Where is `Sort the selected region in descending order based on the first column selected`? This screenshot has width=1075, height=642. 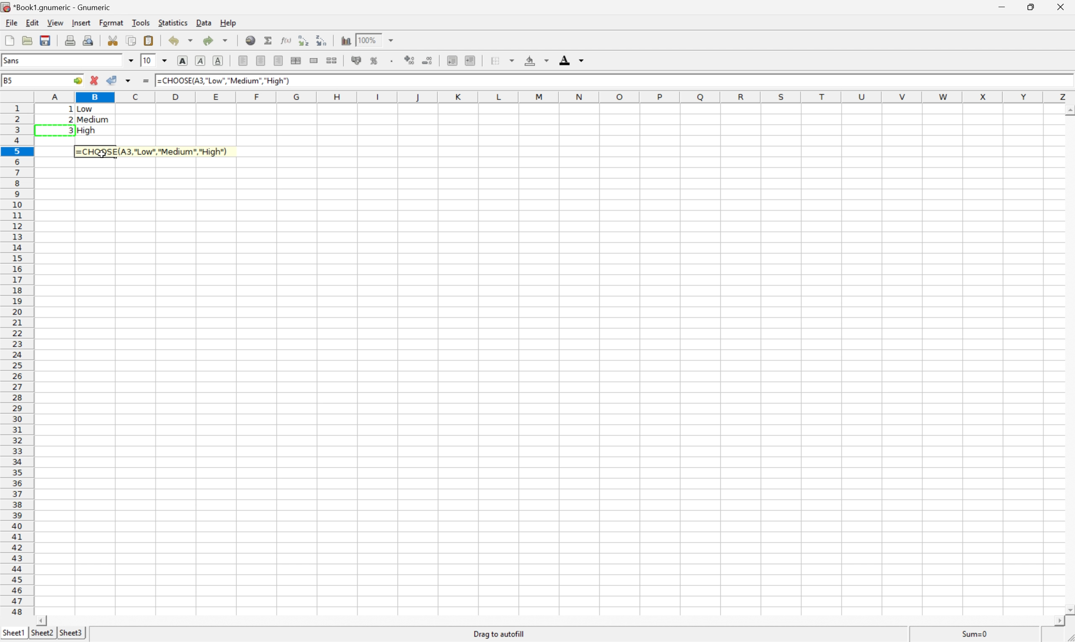 Sort the selected region in descending order based on the first column selected is located at coordinates (323, 42).